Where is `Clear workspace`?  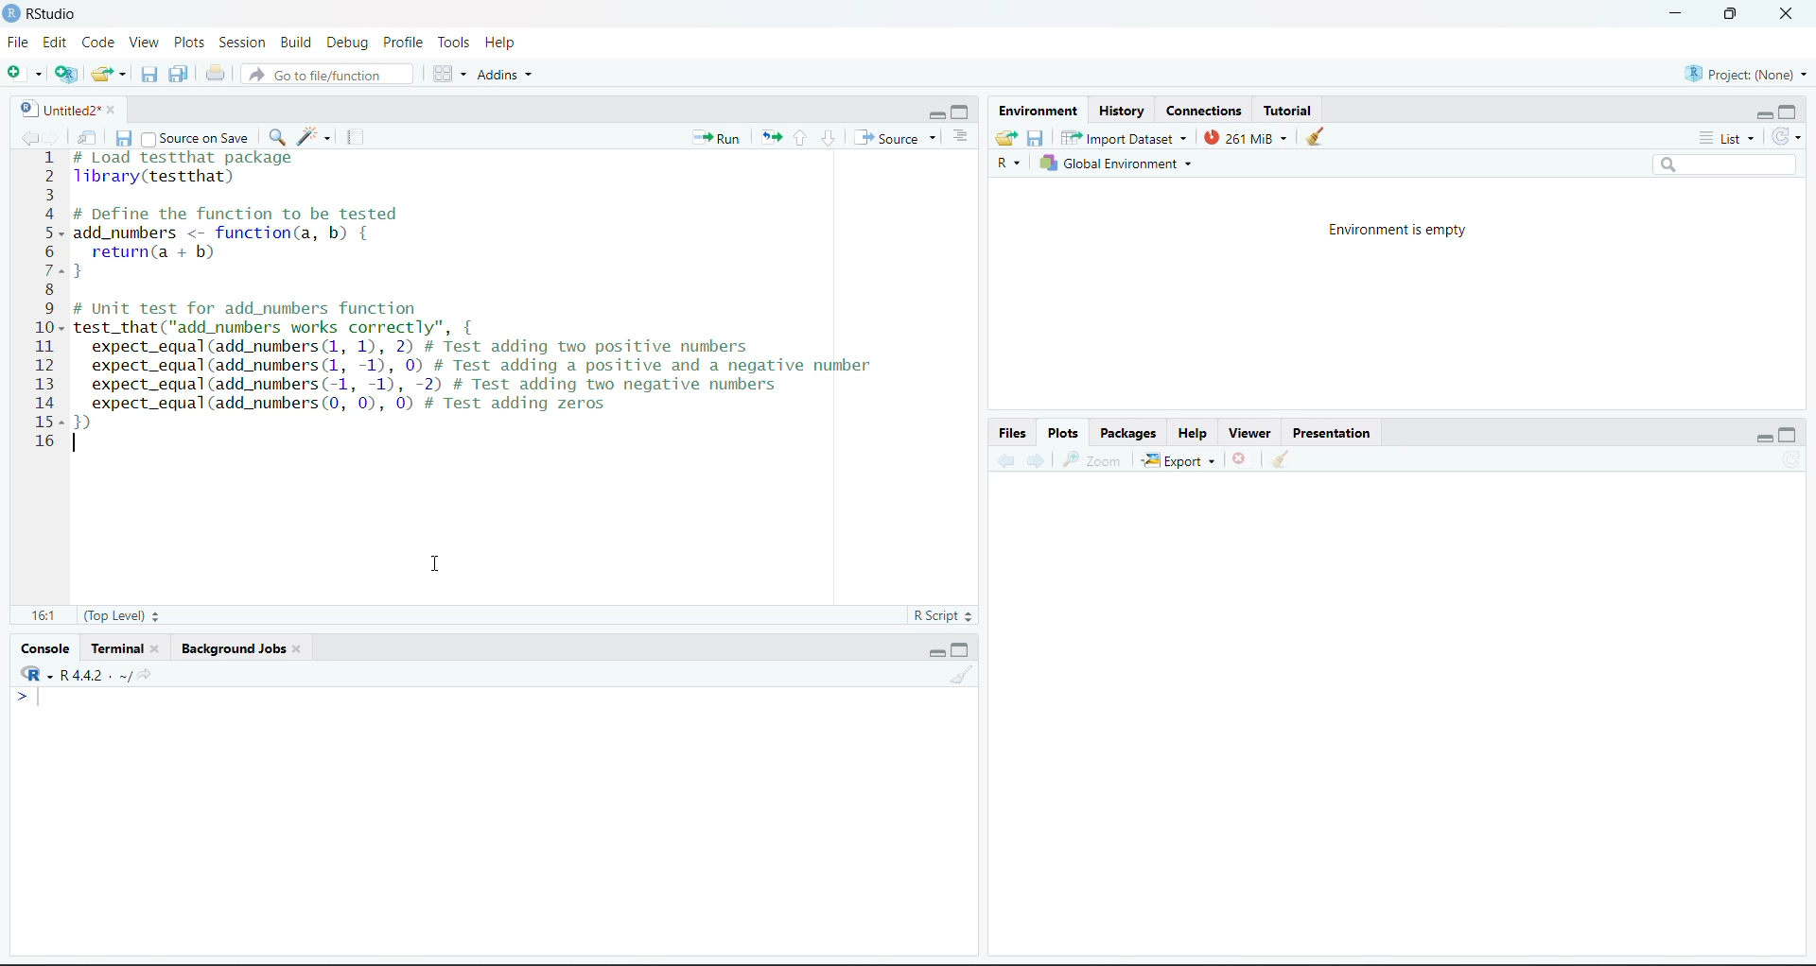
Clear workspace is located at coordinates (1281, 458).